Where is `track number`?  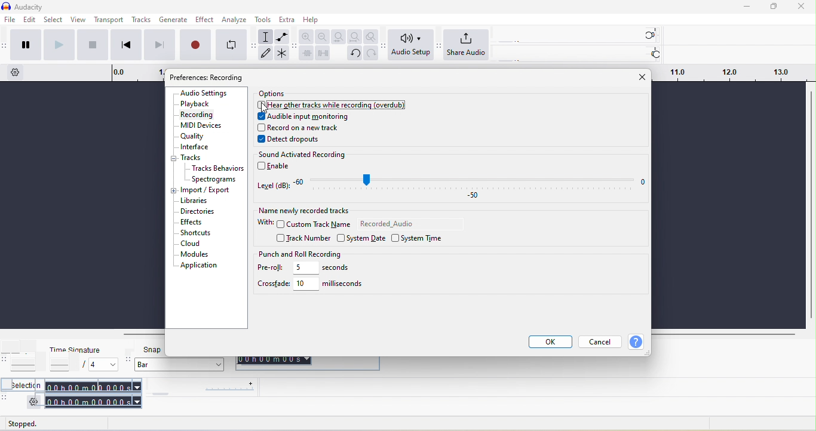 track number is located at coordinates (303, 238).